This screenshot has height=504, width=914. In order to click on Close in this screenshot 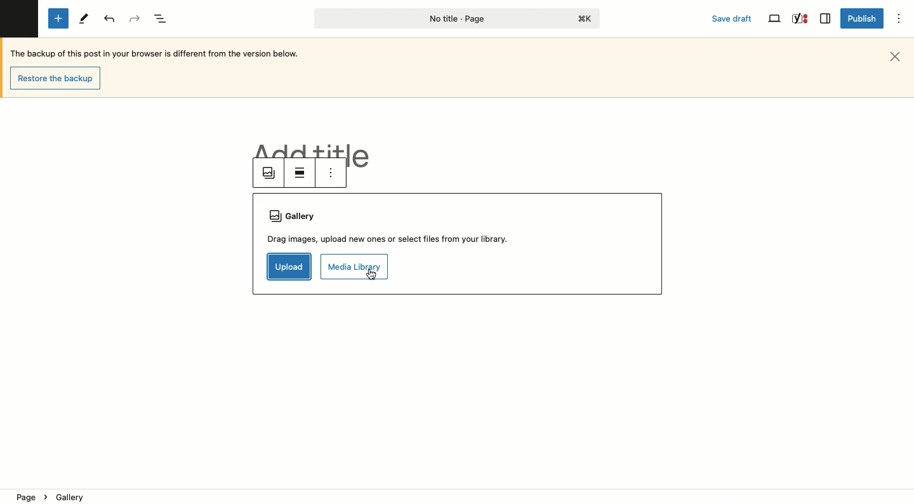, I will do `click(899, 56)`.